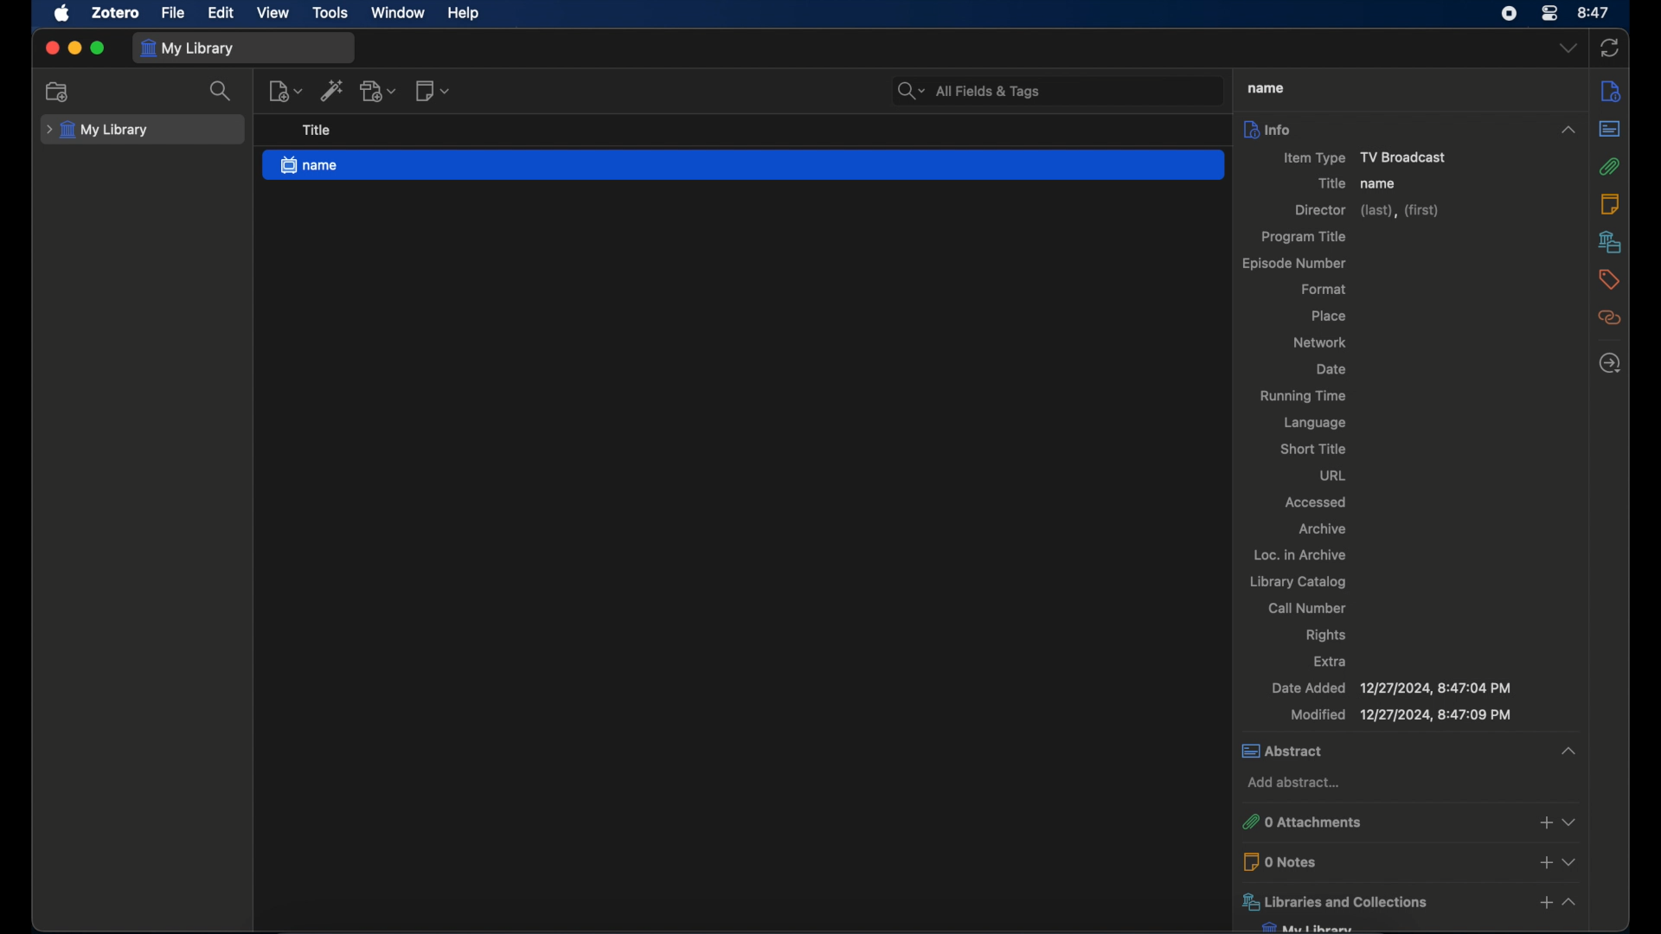  Describe the element at coordinates (330, 13) in the screenshot. I see `tools` at that location.